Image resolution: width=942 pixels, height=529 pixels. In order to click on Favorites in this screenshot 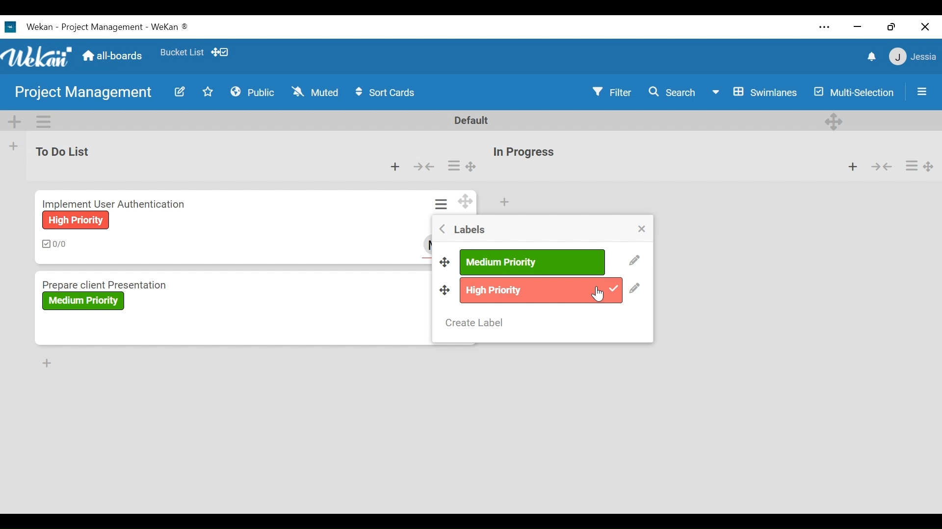, I will do `click(209, 91)`.